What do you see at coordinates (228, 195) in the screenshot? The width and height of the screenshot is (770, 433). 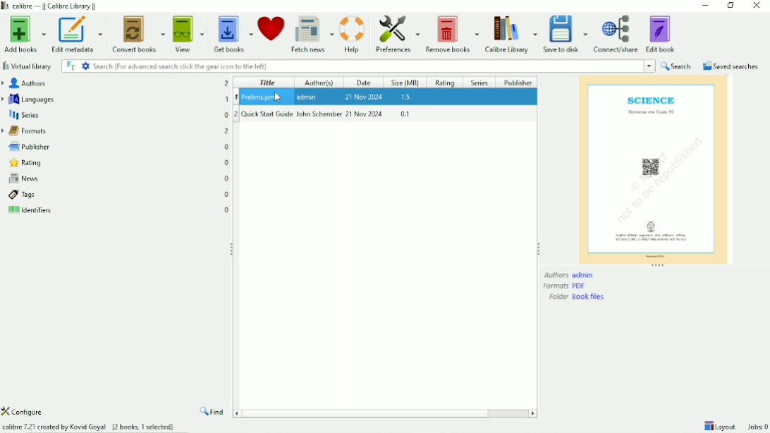 I see `0` at bounding box center [228, 195].